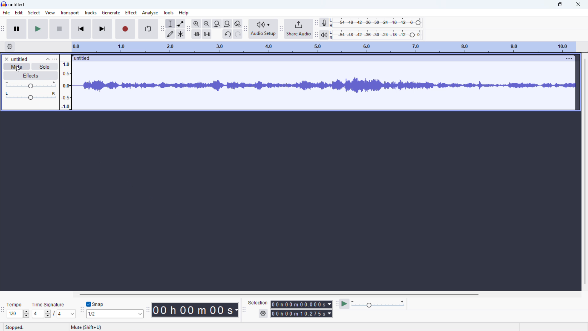 This screenshot has width=588, height=331. What do you see at coordinates (227, 34) in the screenshot?
I see `undo` at bounding box center [227, 34].